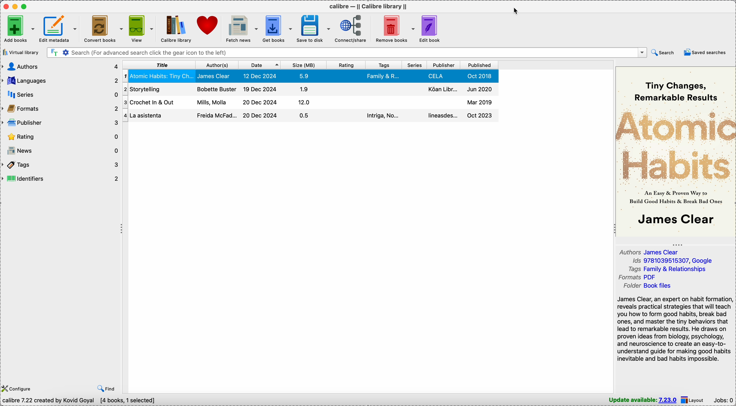 This screenshot has width=736, height=406. What do you see at coordinates (311, 76) in the screenshot?
I see `Atomic Habits: Tiny Changes book selected` at bounding box center [311, 76].